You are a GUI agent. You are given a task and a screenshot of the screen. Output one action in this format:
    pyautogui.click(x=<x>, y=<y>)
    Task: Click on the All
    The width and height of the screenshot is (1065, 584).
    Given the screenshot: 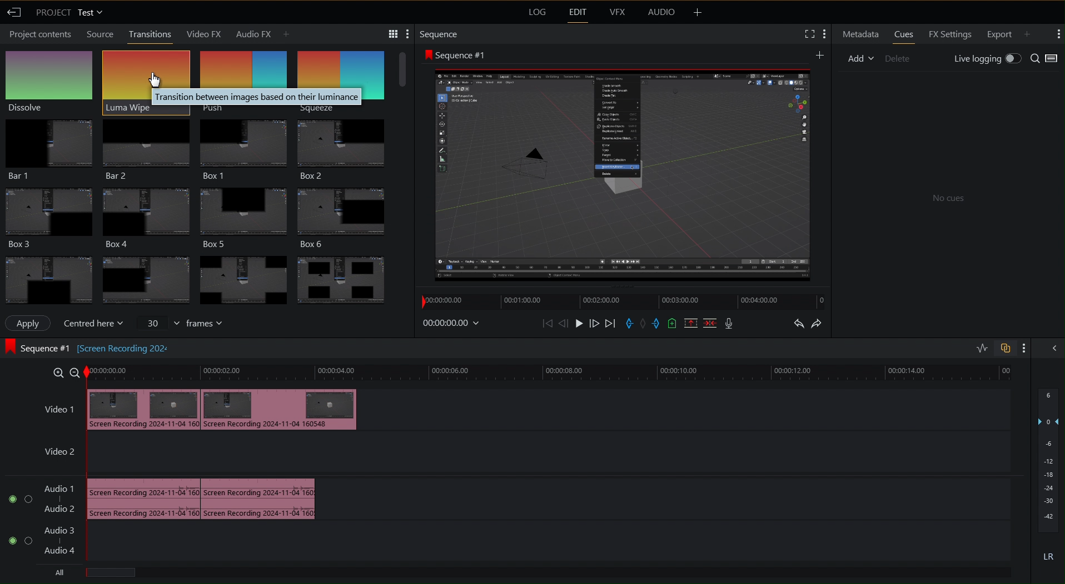 What is the action you would take?
    pyautogui.click(x=58, y=571)
    